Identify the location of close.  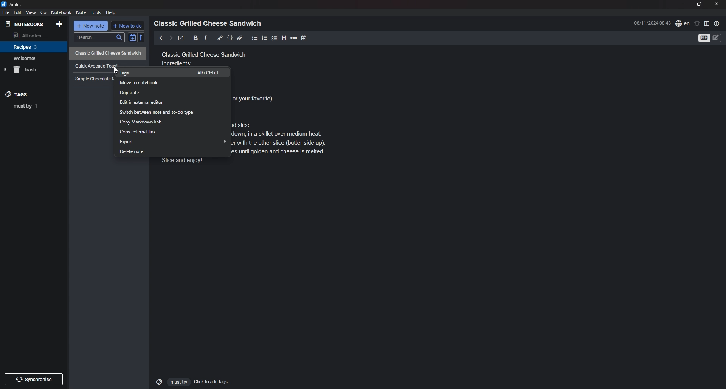
(717, 4).